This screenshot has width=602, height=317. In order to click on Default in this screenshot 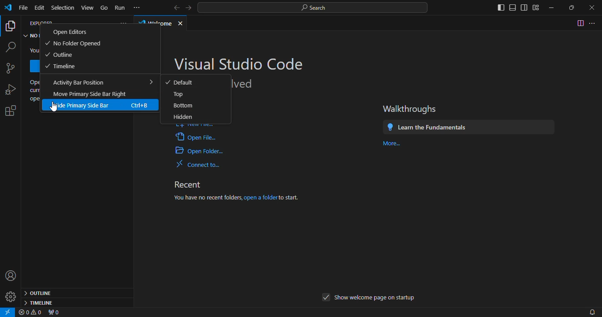, I will do `click(181, 83)`.